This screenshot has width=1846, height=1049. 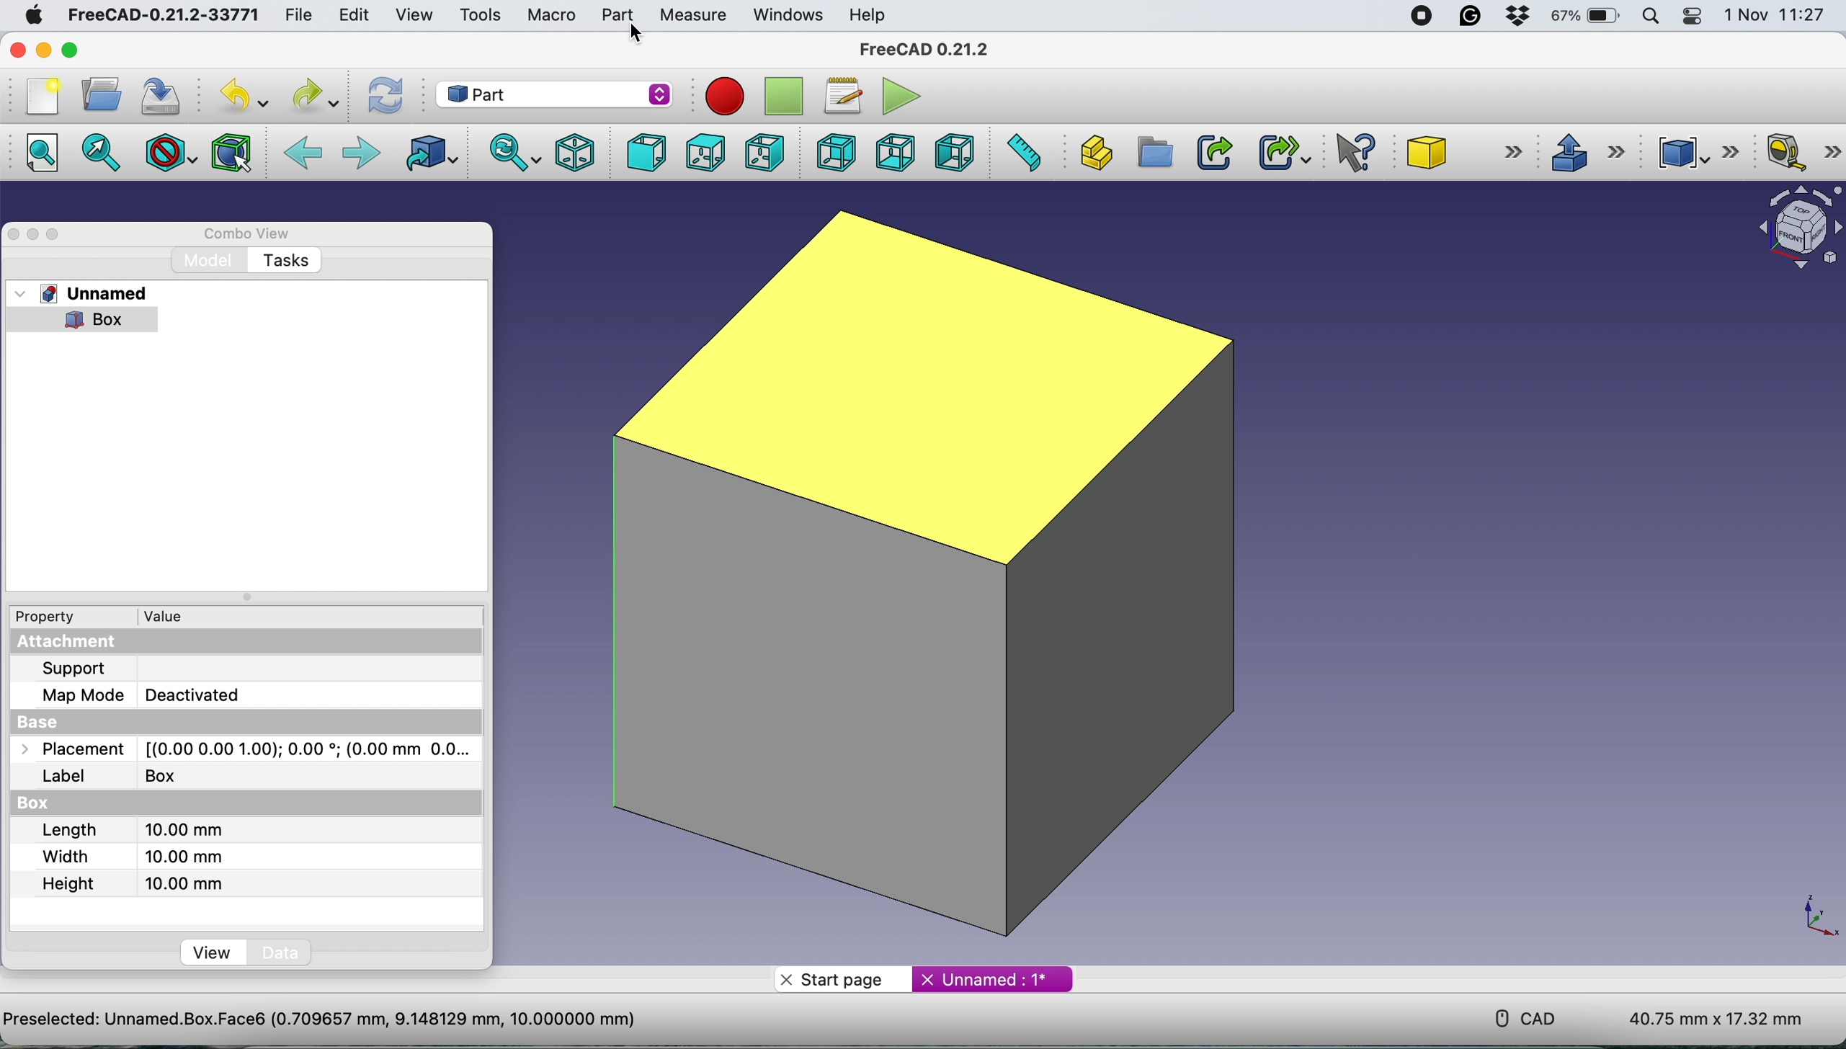 What do you see at coordinates (295, 16) in the screenshot?
I see `file` at bounding box center [295, 16].